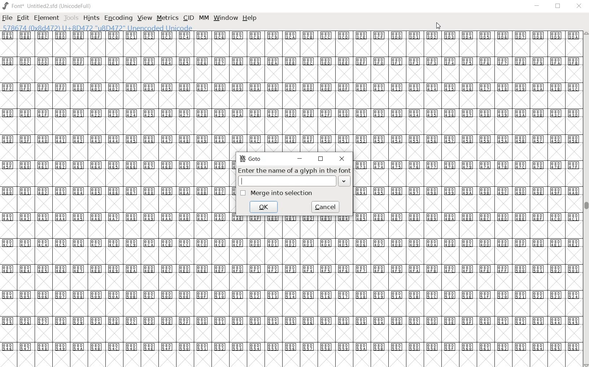 The width and height of the screenshot is (589, 367). Describe the element at coordinates (294, 182) in the screenshot. I see `textbox` at that location.